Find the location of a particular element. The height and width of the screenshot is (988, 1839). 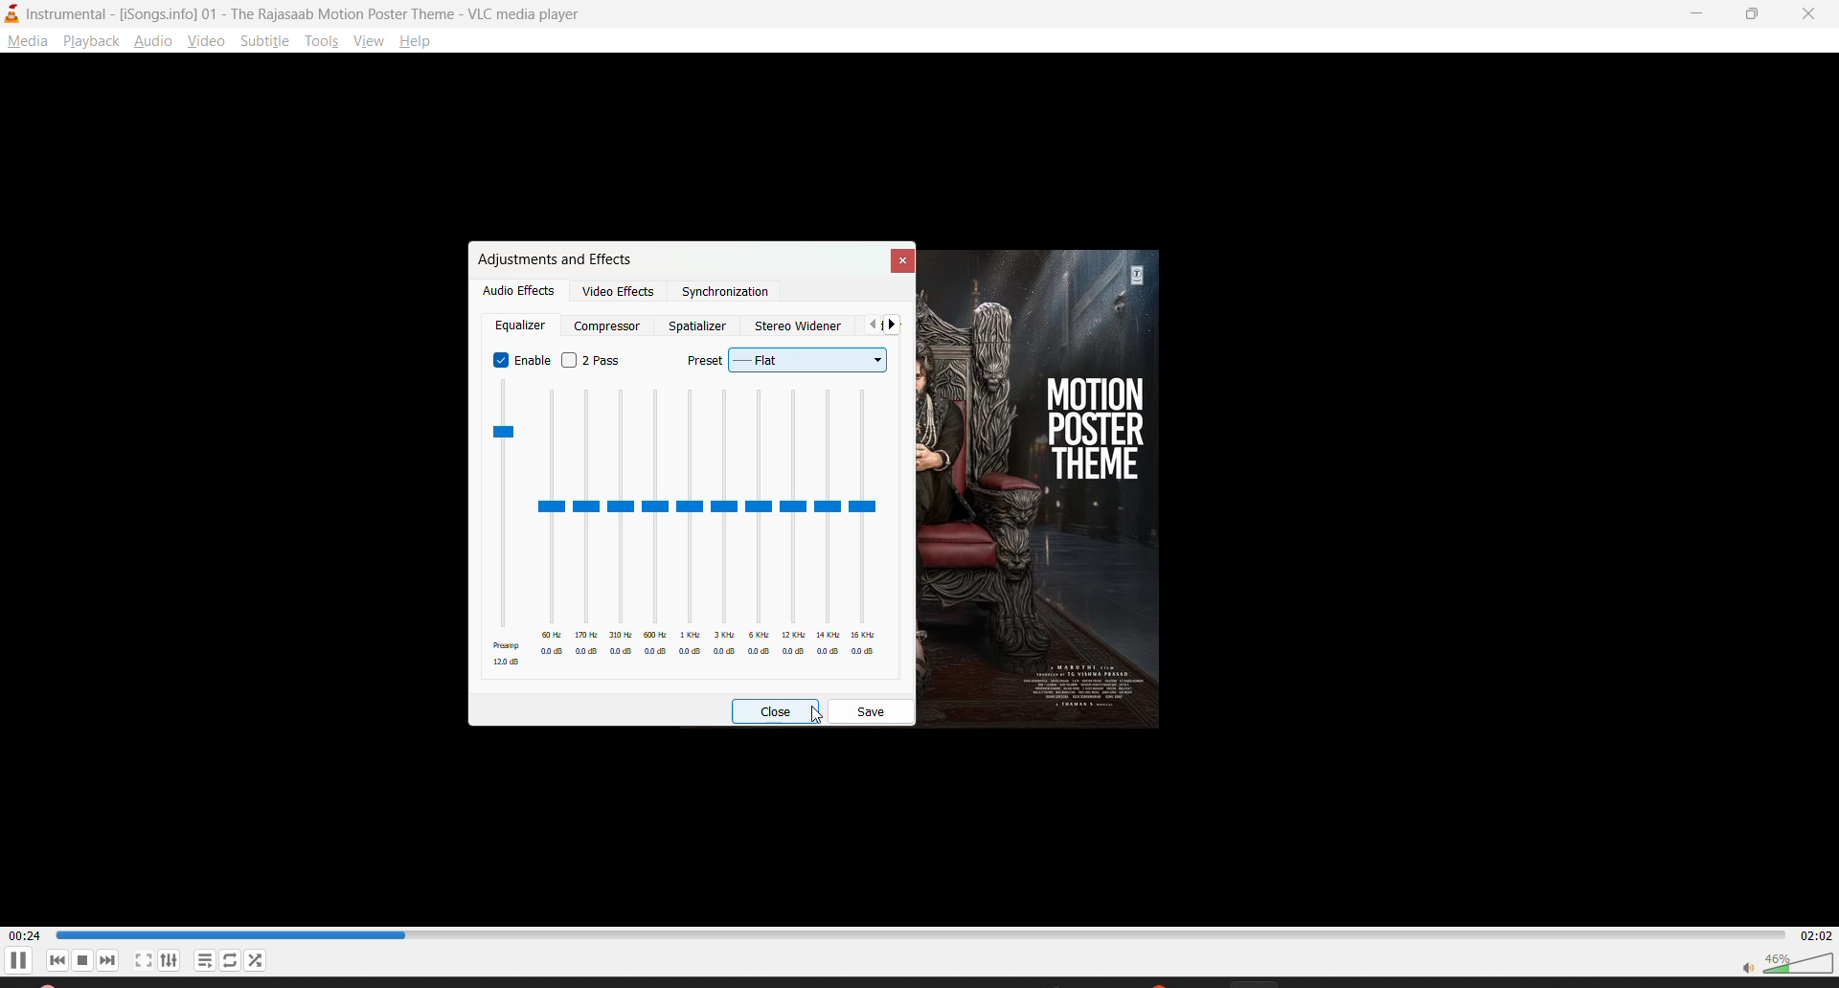

preset is located at coordinates (793, 357).